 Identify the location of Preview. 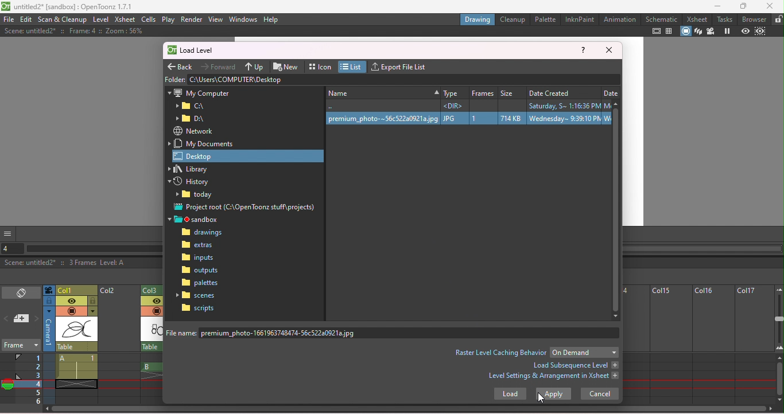
(745, 32).